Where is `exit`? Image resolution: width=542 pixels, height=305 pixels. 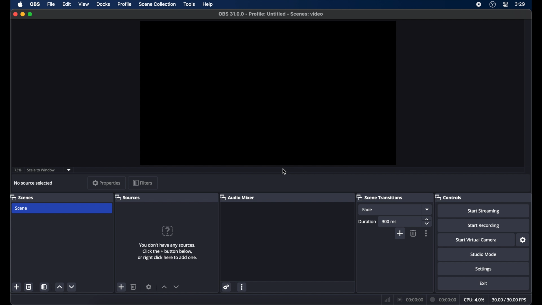
exit is located at coordinates (484, 283).